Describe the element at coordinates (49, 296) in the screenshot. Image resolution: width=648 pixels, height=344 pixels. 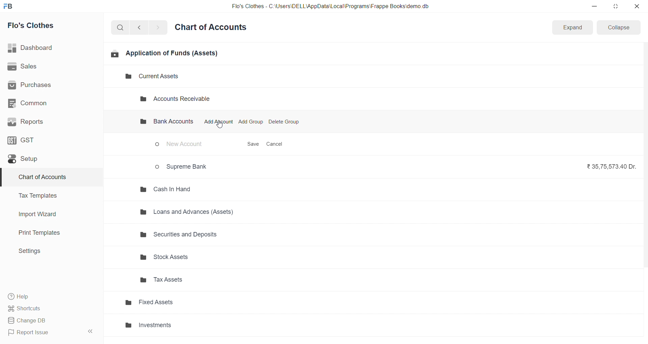
I see `Help` at that location.